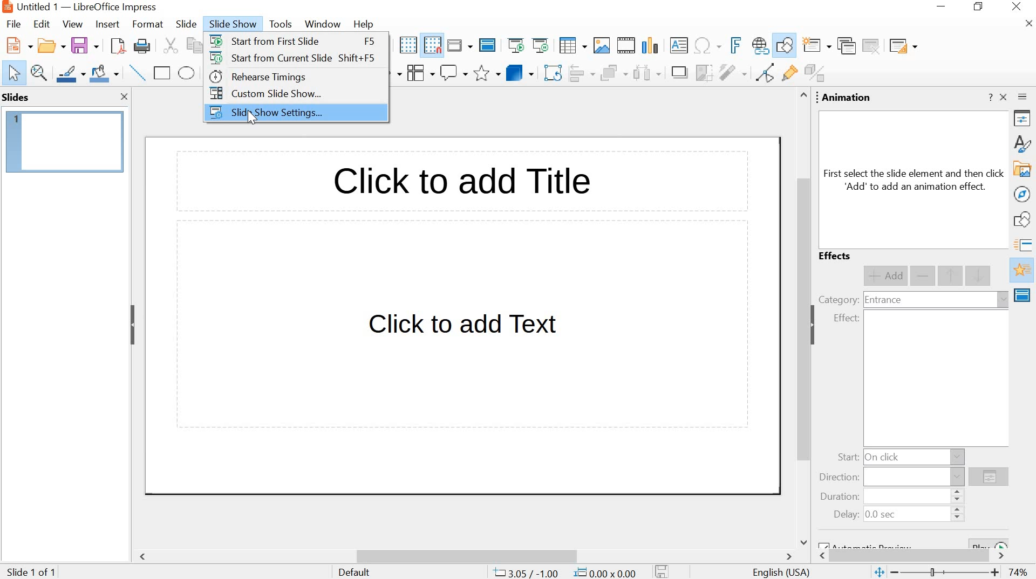 This screenshot has width=1036, height=579. What do you see at coordinates (782, 573) in the screenshot?
I see `language` at bounding box center [782, 573].